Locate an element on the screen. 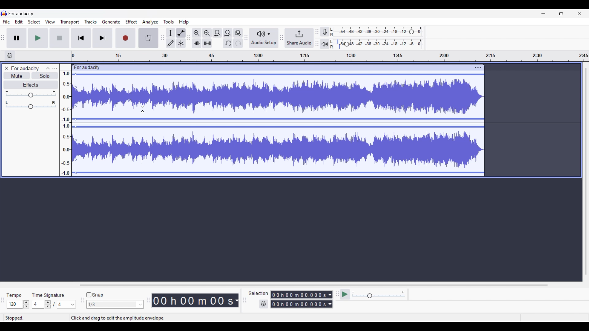 Image resolution: width=589 pixels, height=331 pixels. Multi tool is located at coordinates (181, 43).